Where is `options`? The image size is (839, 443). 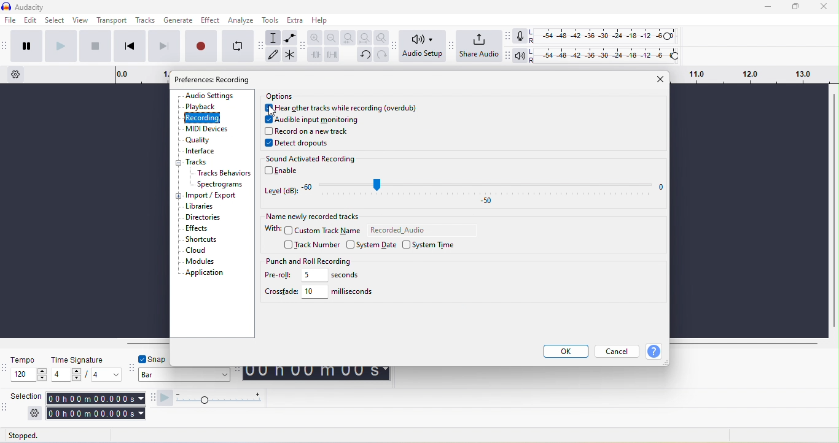
options is located at coordinates (277, 96).